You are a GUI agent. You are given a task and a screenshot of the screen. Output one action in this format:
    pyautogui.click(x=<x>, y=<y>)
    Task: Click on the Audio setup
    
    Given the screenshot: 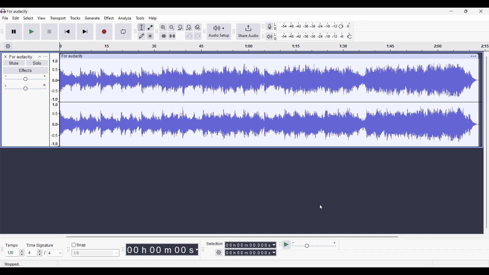 What is the action you would take?
    pyautogui.click(x=219, y=32)
    